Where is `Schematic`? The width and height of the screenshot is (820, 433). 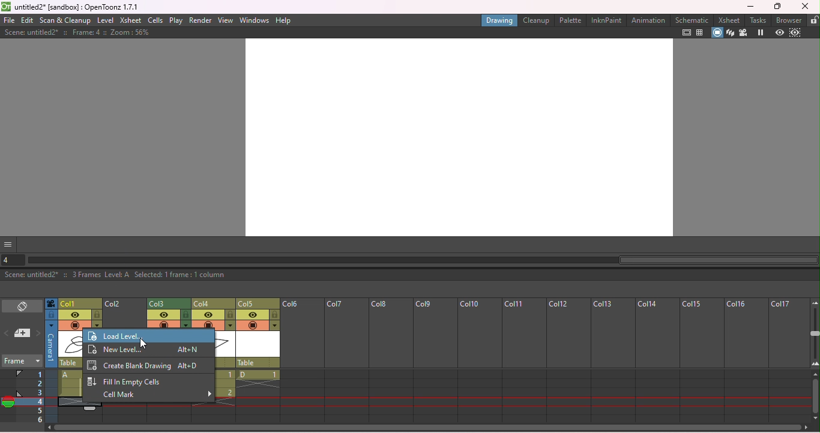 Schematic is located at coordinates (692, 20).